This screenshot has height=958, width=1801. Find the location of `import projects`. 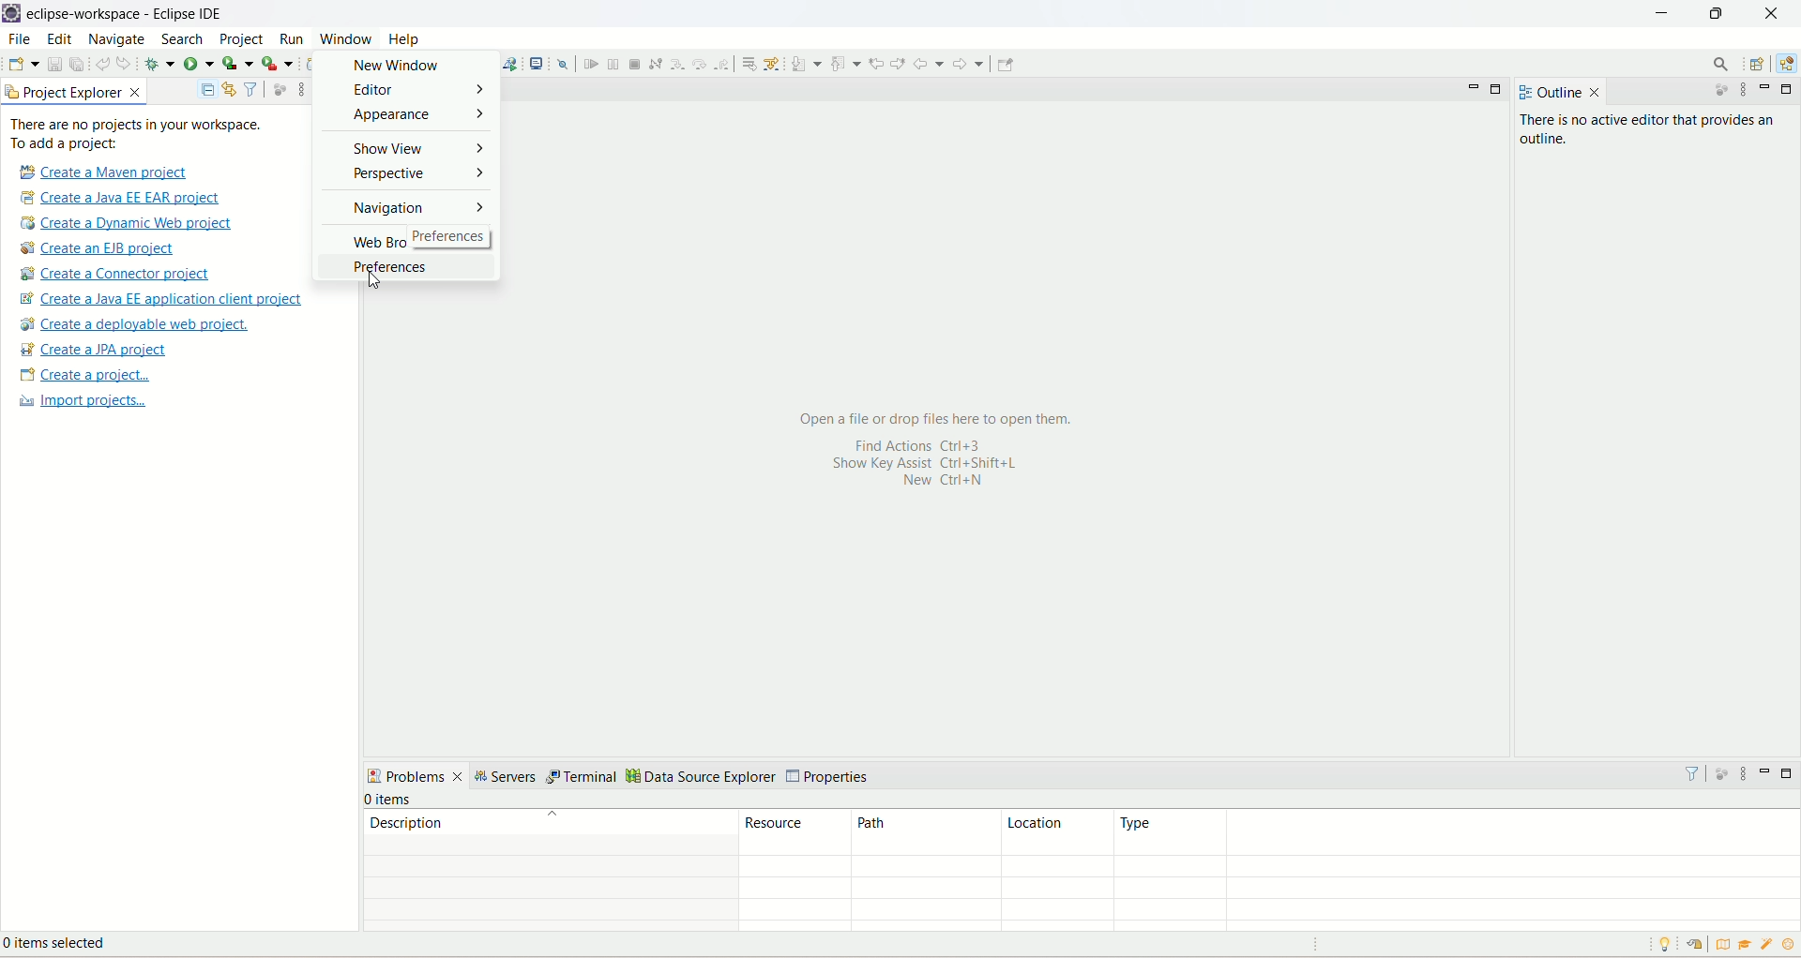

import projects is located at coordinates (80, 403).